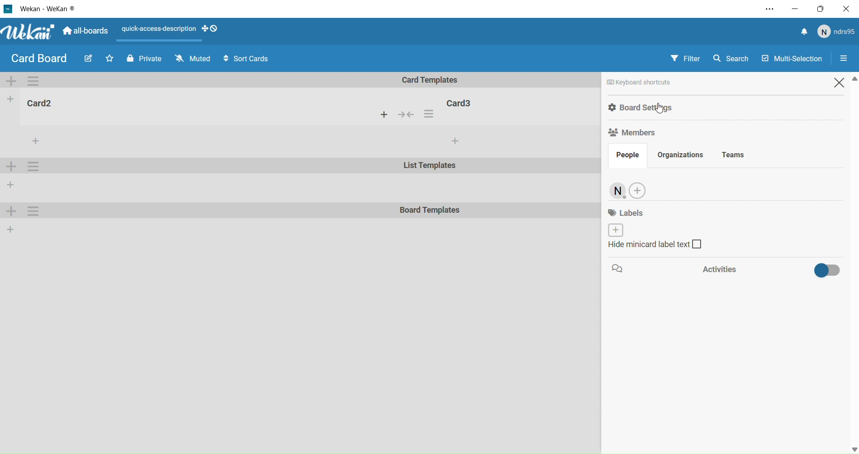 Image resolution: width=859 pixels, height=454 pixels. What do you see at coordinates (665, 82) in the screenshot?
I see `Keyboard Shortcuts` at bounding box center [665, 82].